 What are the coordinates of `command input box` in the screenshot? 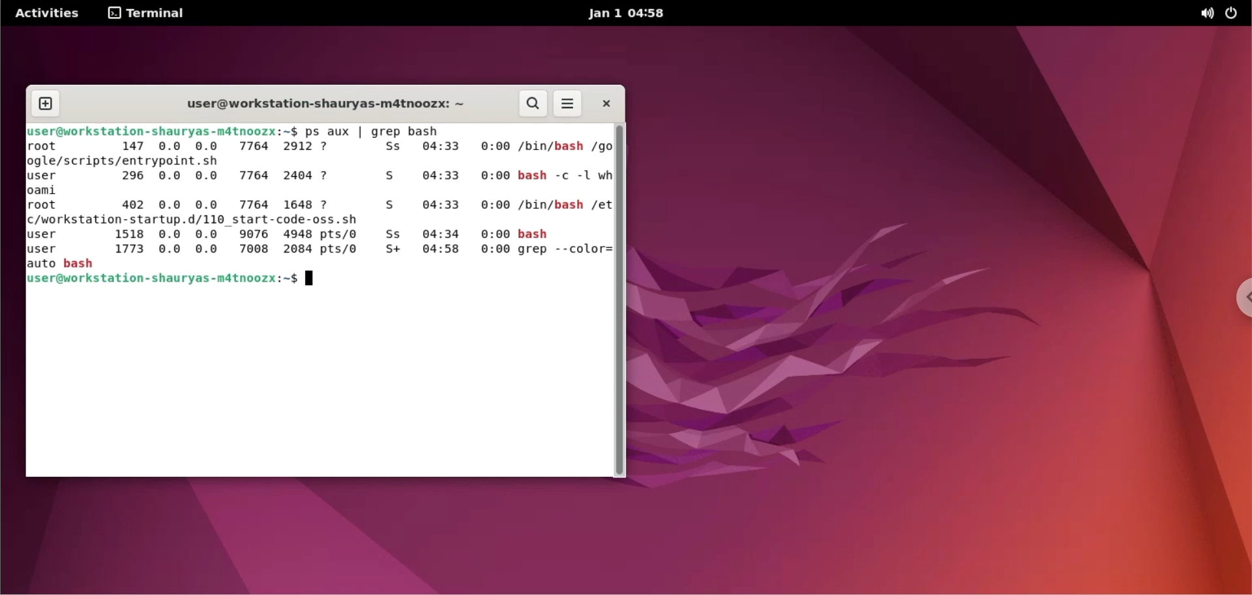 It's located at (318, 386).